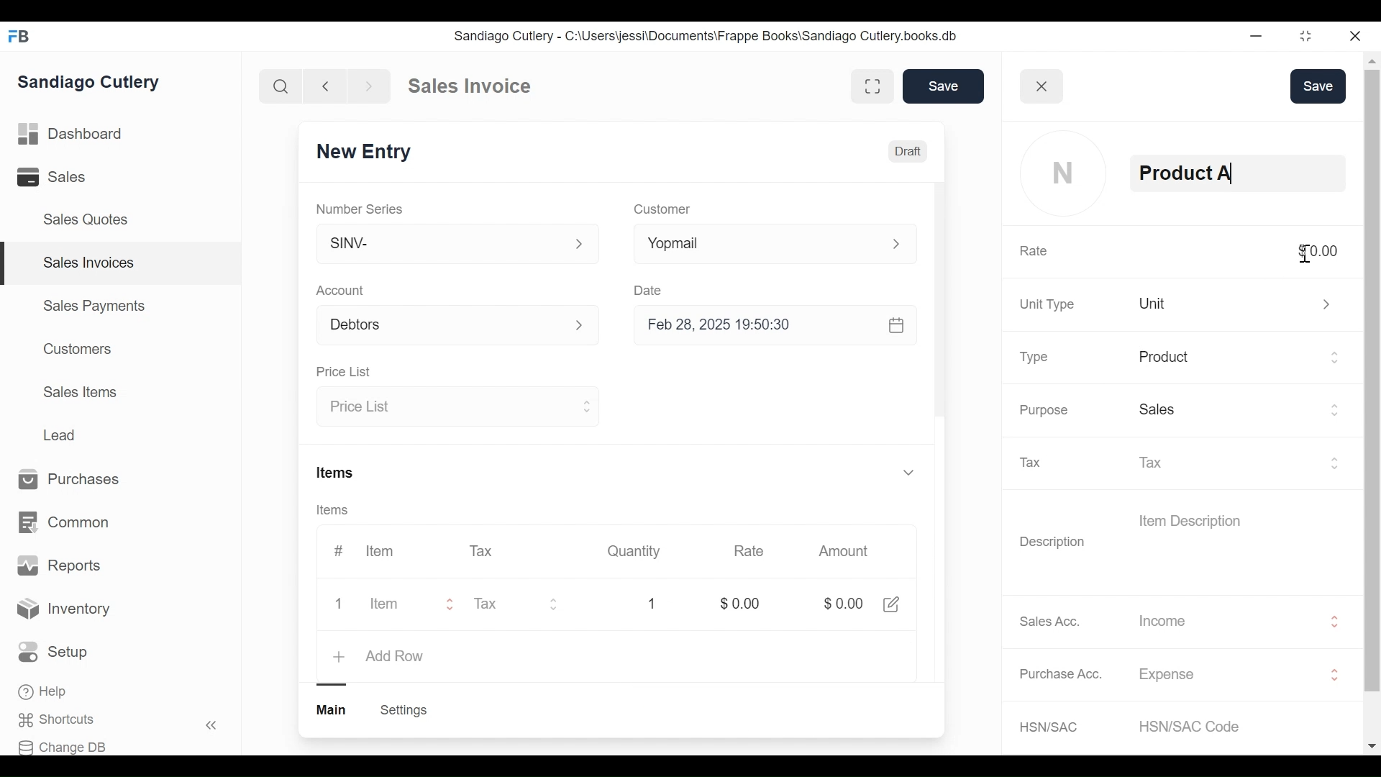 The height and width of the screenshot is (777, 1381). I want to click on Save, so click(1318, 86).